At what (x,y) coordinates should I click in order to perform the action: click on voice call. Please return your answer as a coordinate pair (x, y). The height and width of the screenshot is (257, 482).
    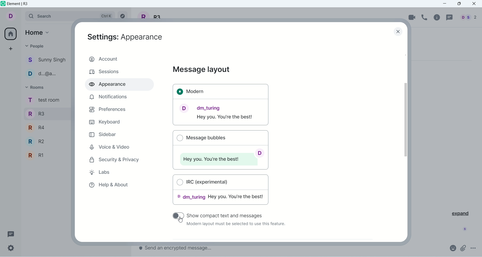
    Looking at the image, I should click on (426, 17).